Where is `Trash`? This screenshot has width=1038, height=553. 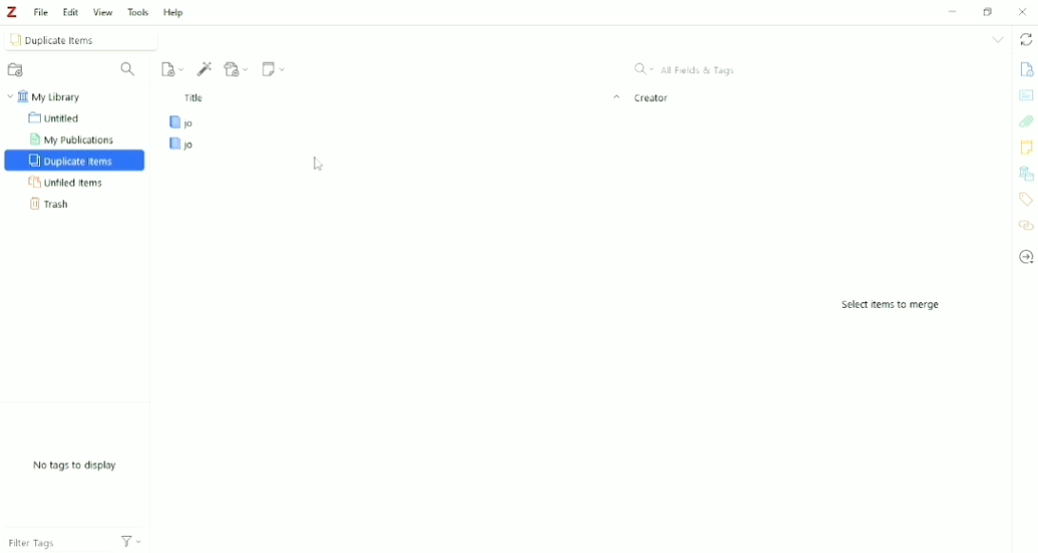
Trash is located at coordinates (50, 204).